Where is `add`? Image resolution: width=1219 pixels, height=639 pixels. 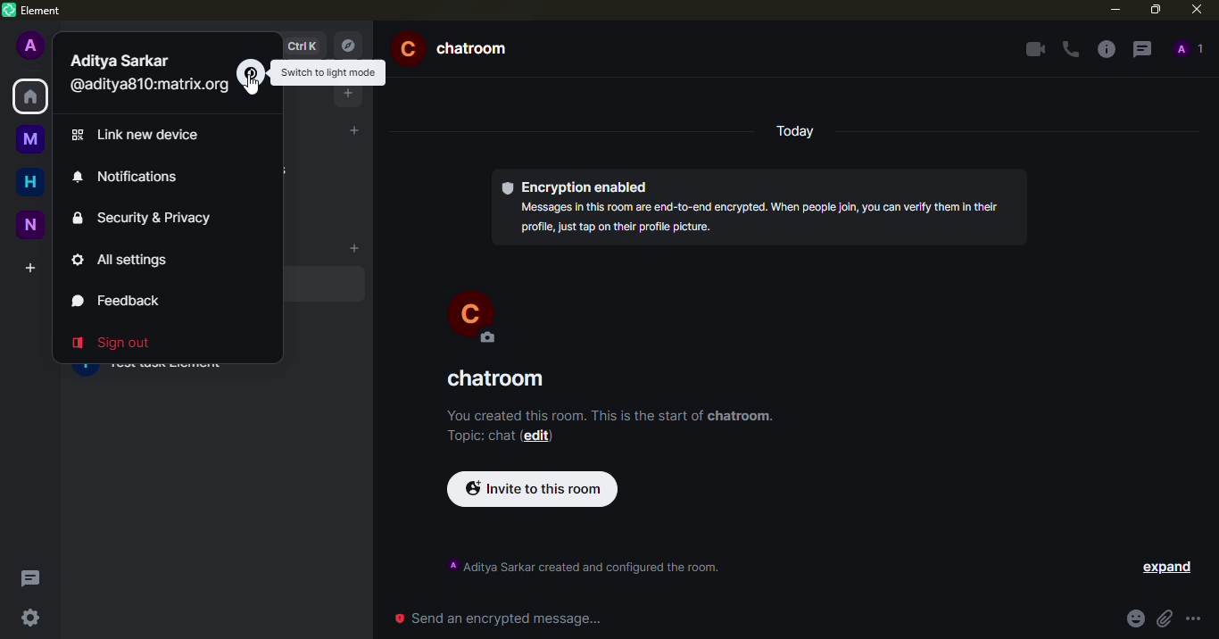 add is located at coordinates (350, 94).